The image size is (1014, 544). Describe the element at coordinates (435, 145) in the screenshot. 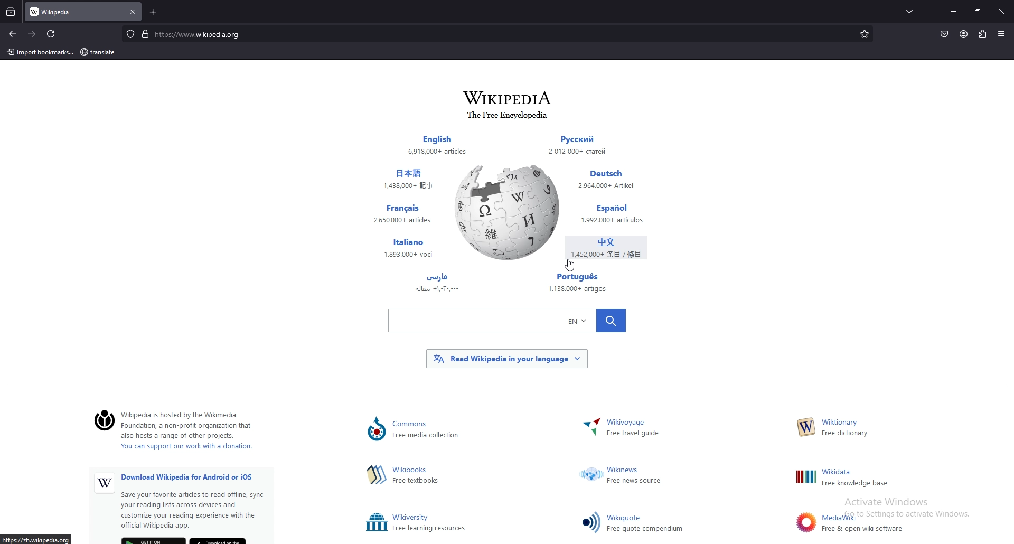

I see `` at that location.